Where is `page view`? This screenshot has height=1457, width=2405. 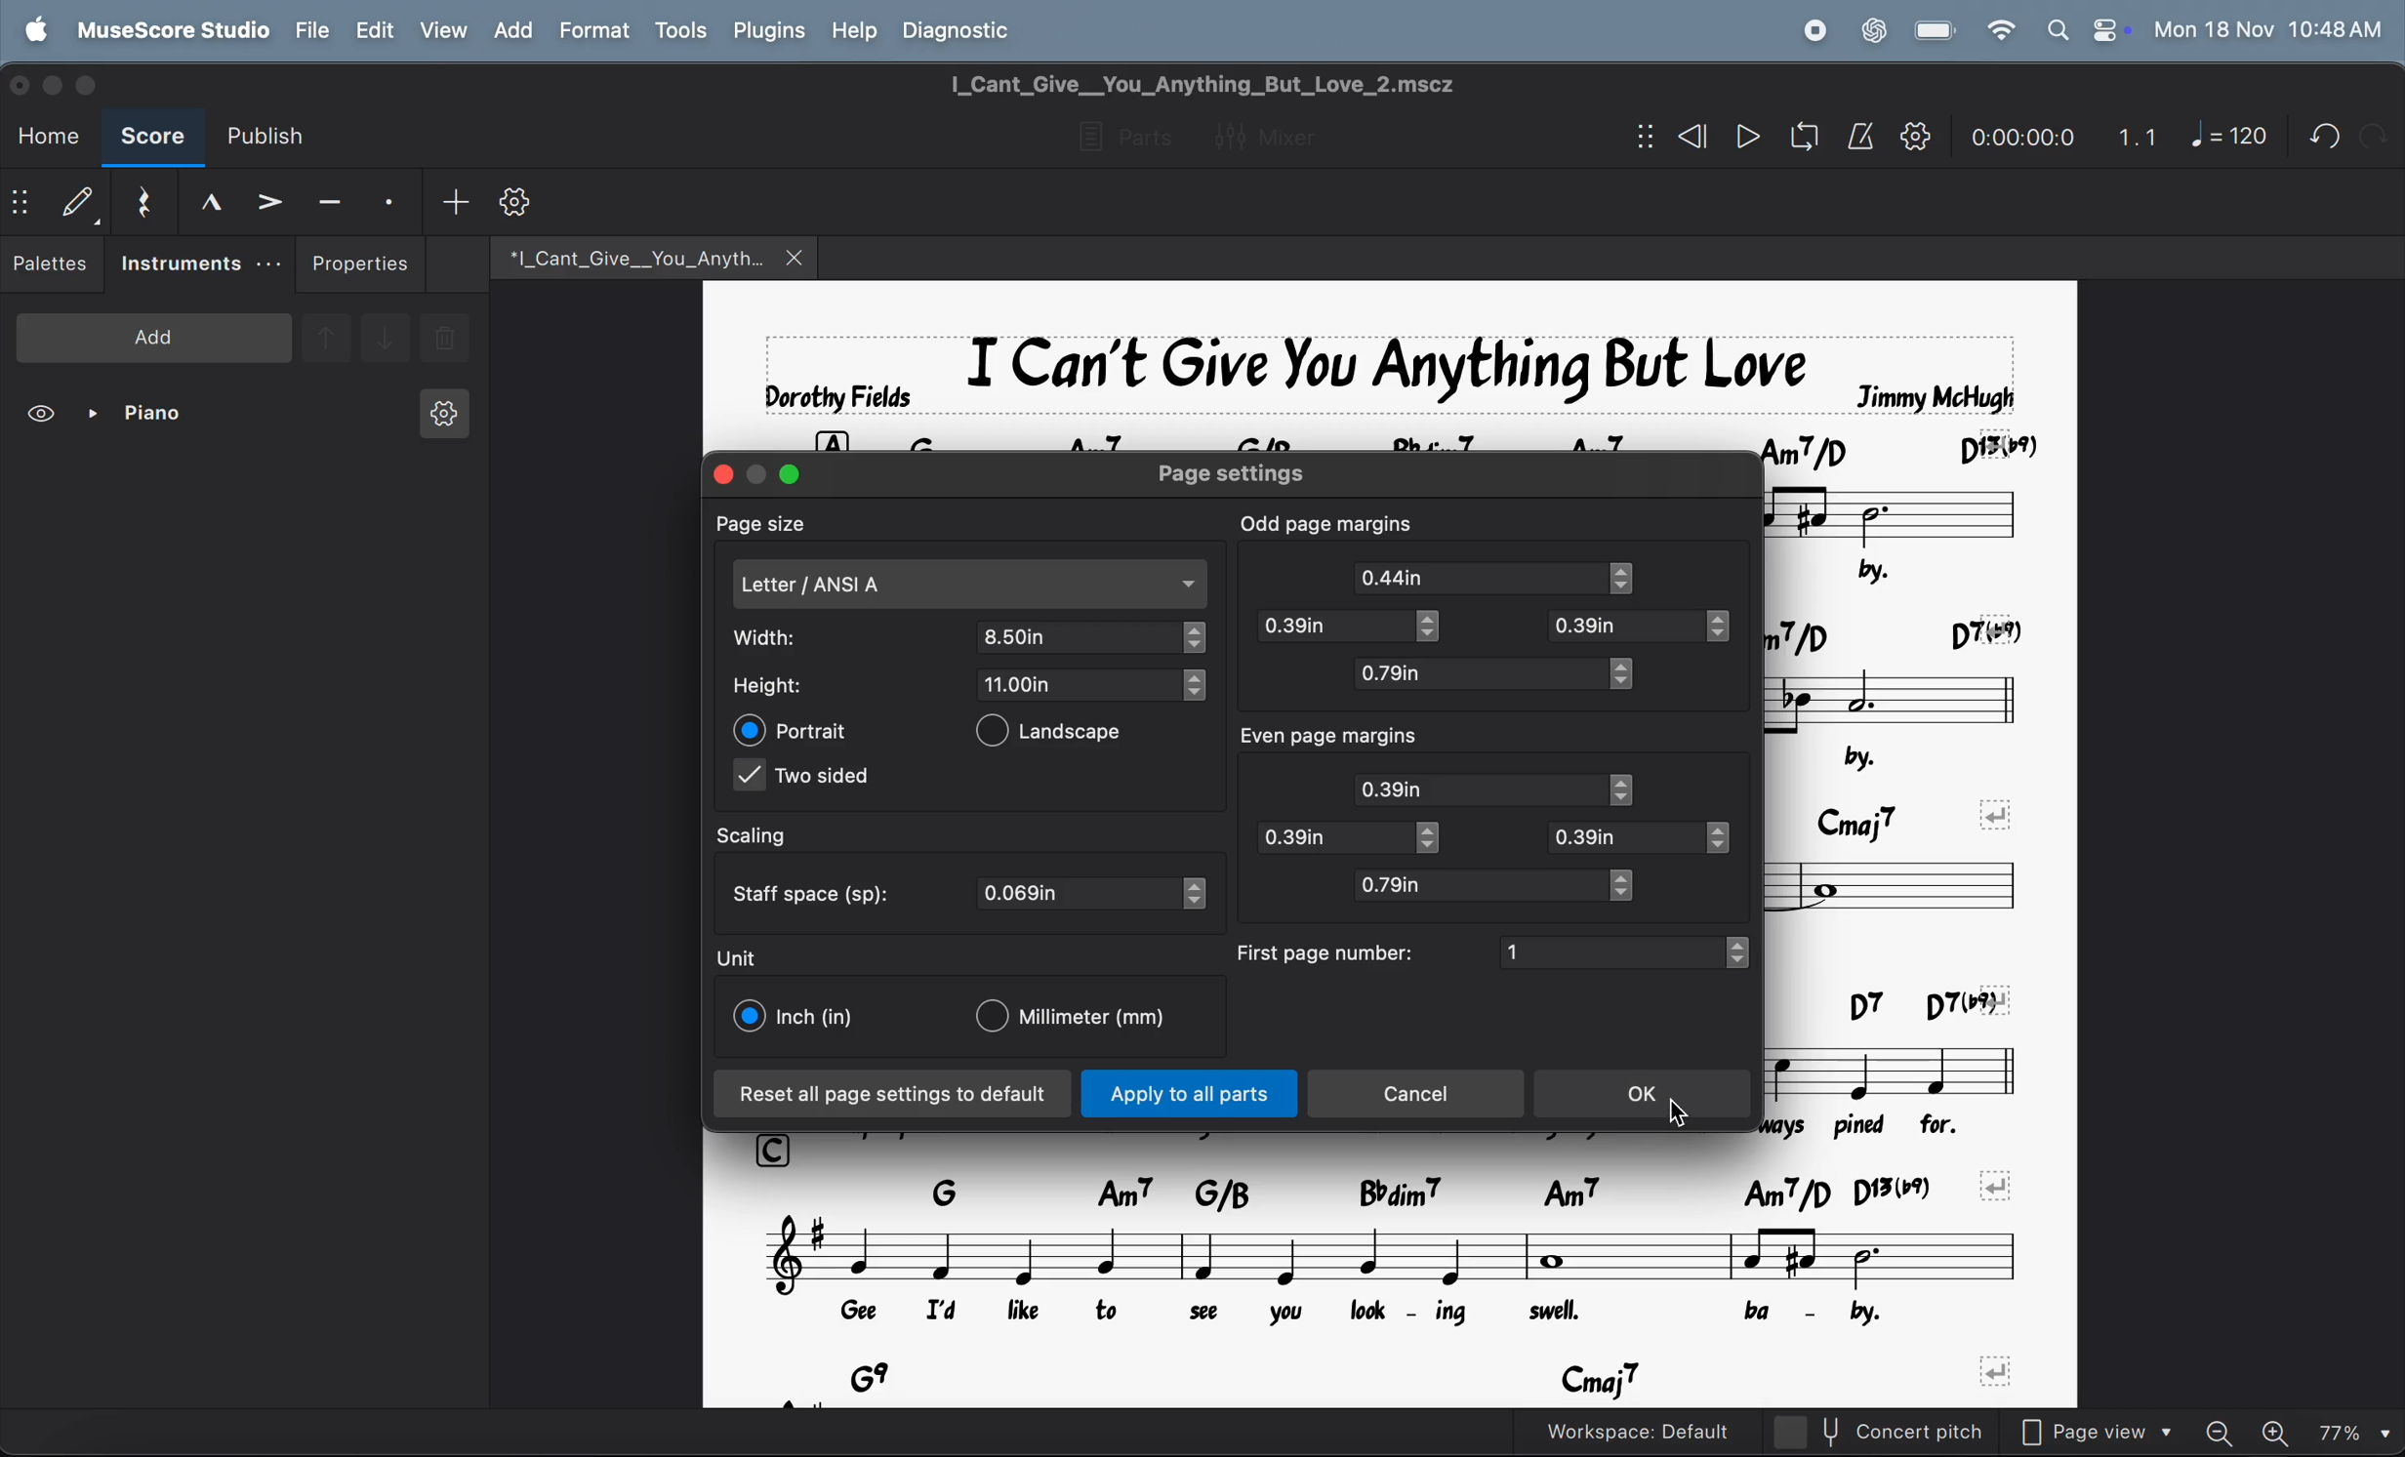 page view is located at coordinates (2105, 1429).